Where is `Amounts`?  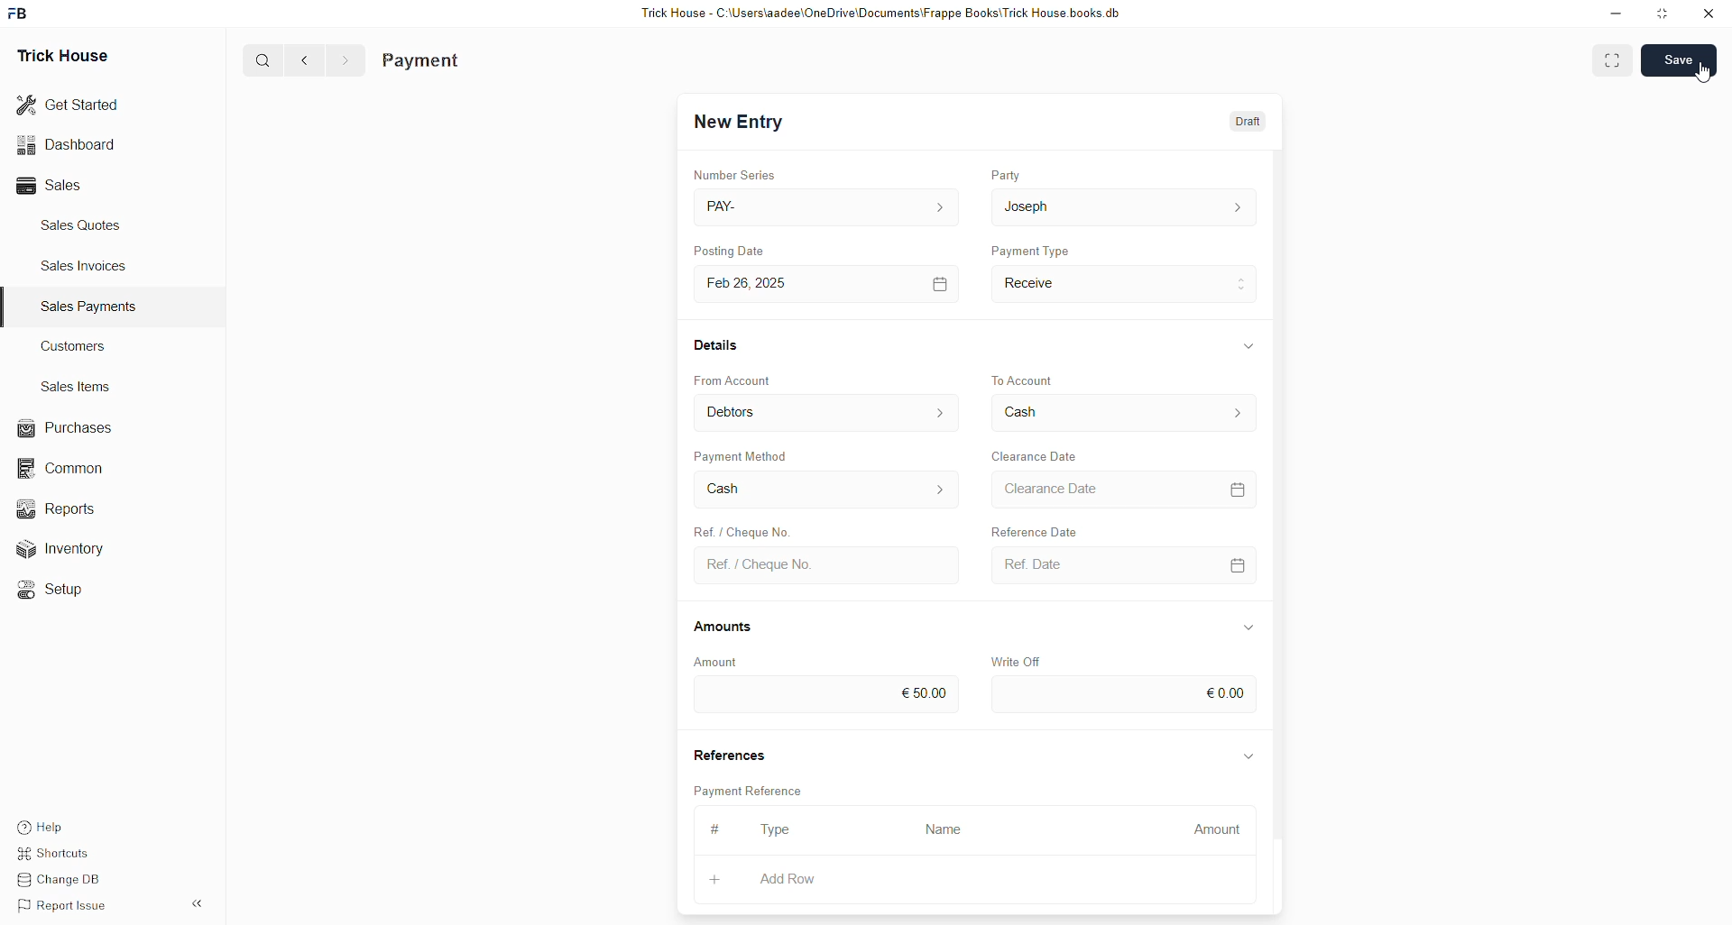 Amounts is located at coordinates (724, 627).